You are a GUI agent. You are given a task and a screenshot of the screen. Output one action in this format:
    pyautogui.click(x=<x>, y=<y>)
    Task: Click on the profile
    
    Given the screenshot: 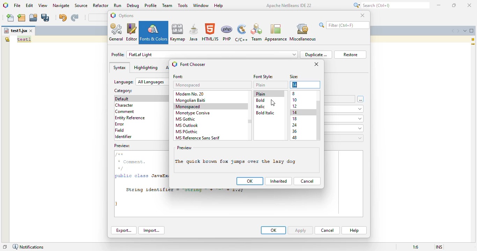 What is the action you would take?
    pyautogui.click(x=151, y=5)
    